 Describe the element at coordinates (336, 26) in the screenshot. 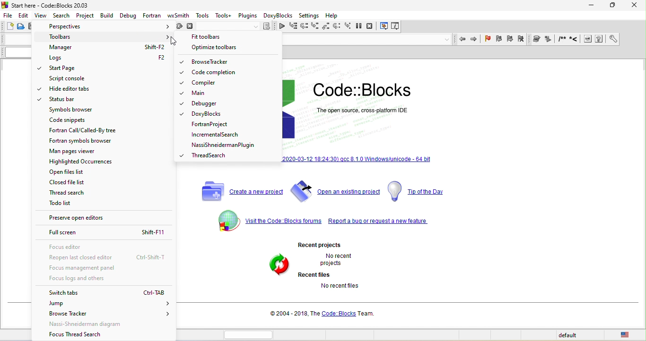

I see `next instruction` at that location.